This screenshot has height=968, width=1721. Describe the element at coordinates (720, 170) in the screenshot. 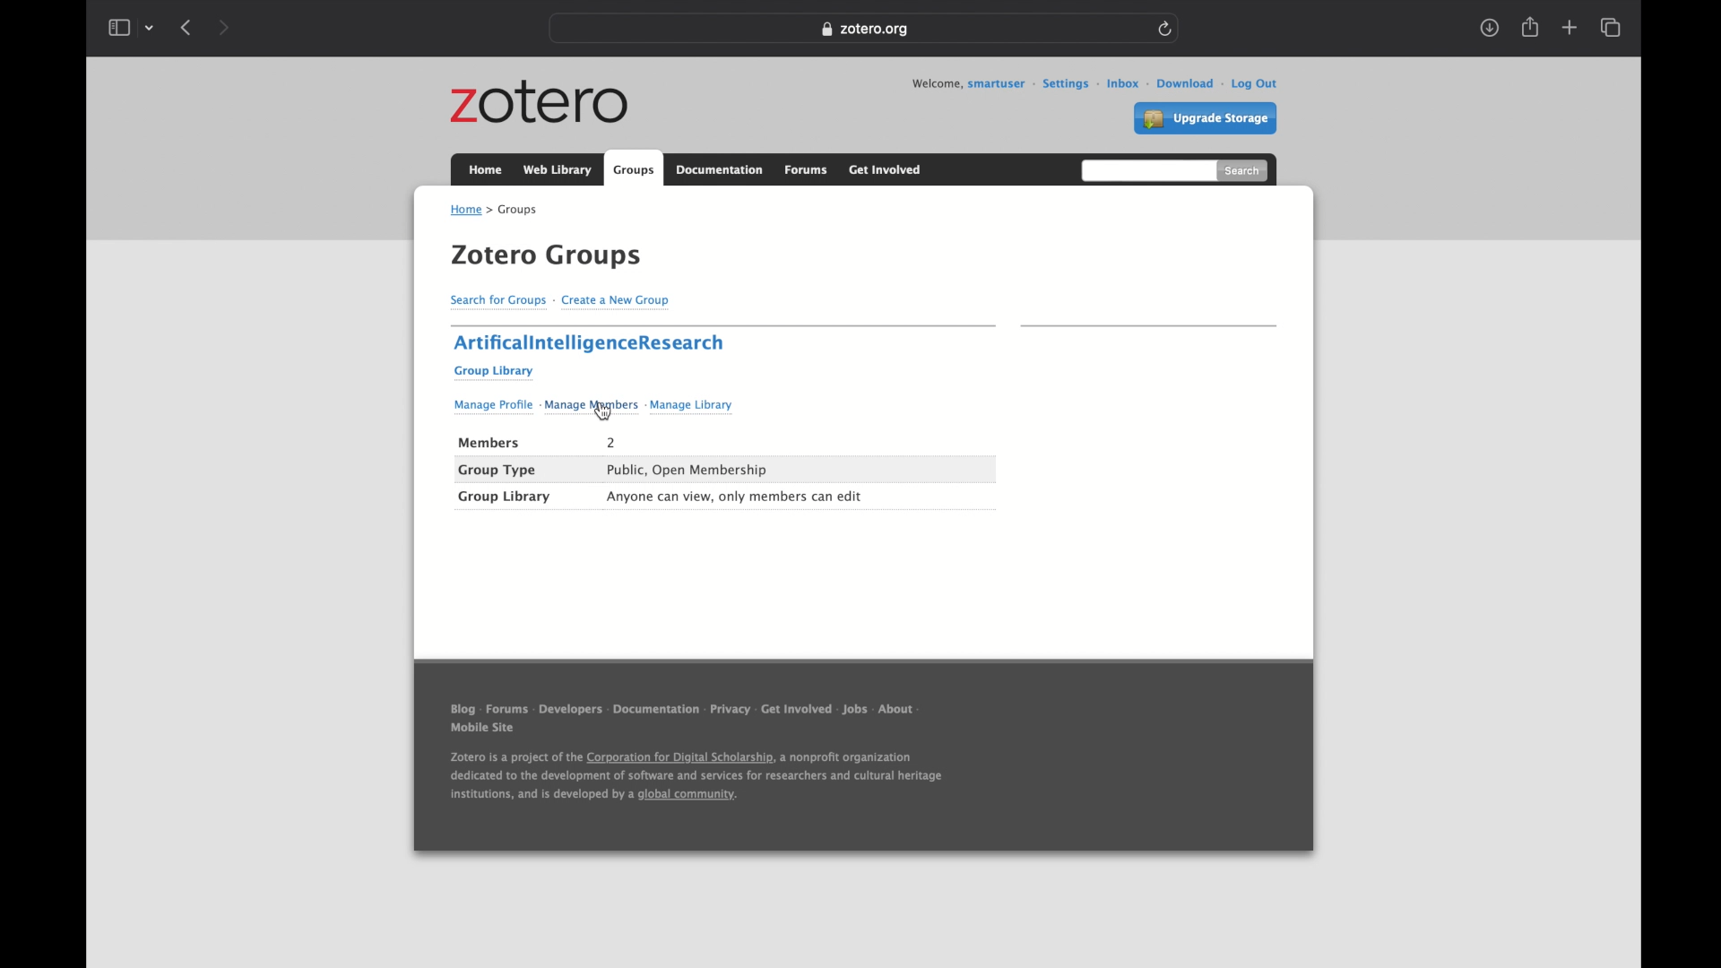

I see `documentation` at that location.